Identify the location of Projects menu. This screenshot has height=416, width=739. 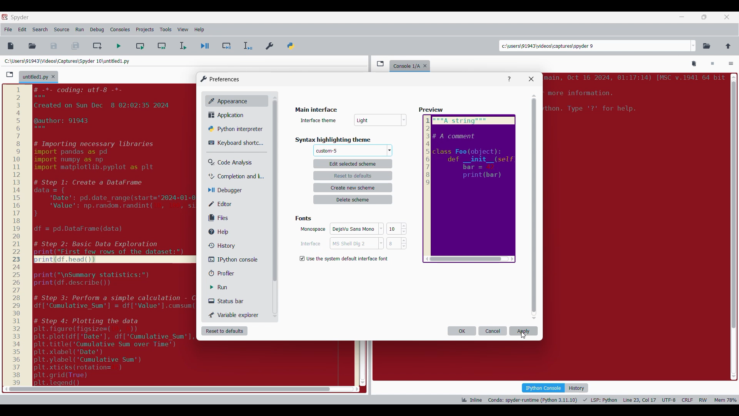
(145, 29).